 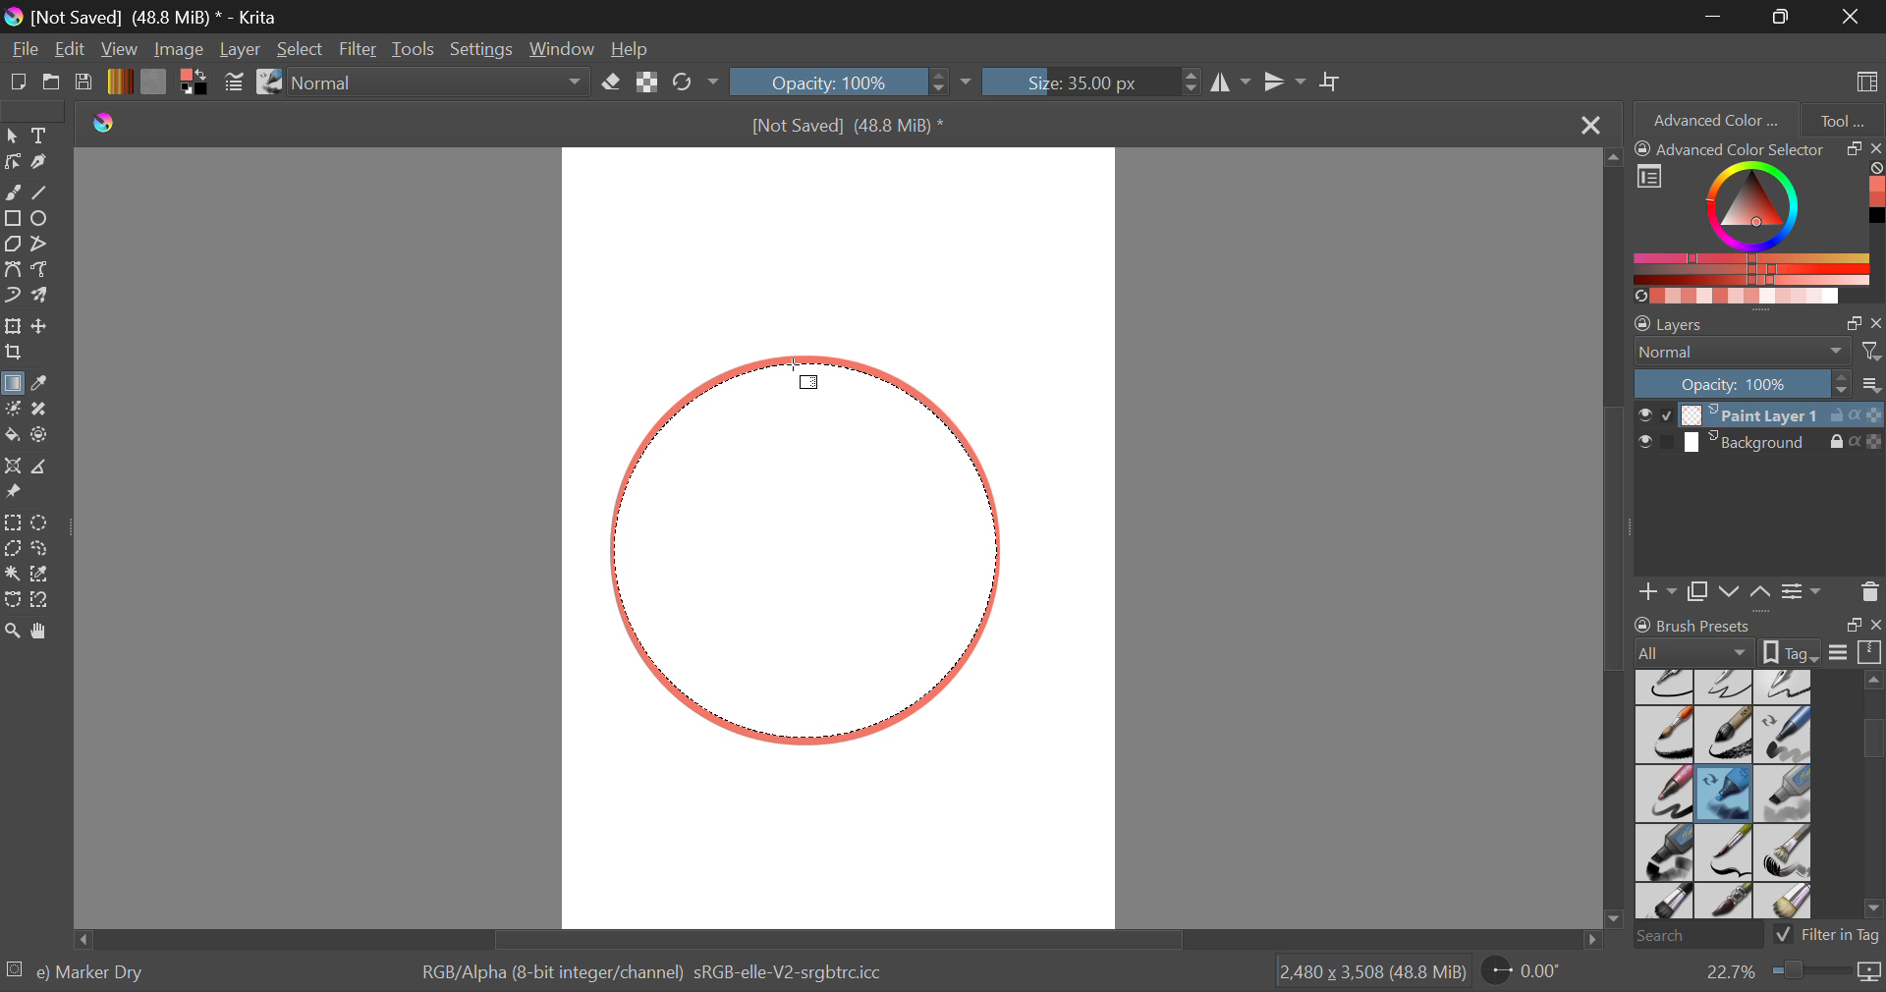 What do you see at coordinates (1802, 590) in the screenshot?
I see `Settings` at bounding box center [1802, 590].